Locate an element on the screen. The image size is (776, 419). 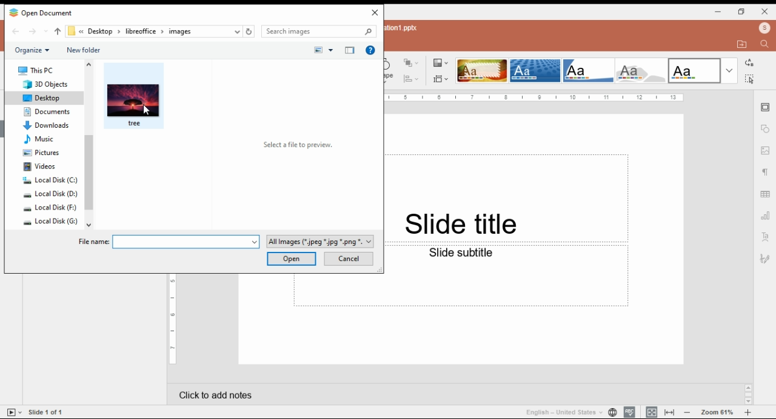
theme 2 is located at coordinates (534, 71).